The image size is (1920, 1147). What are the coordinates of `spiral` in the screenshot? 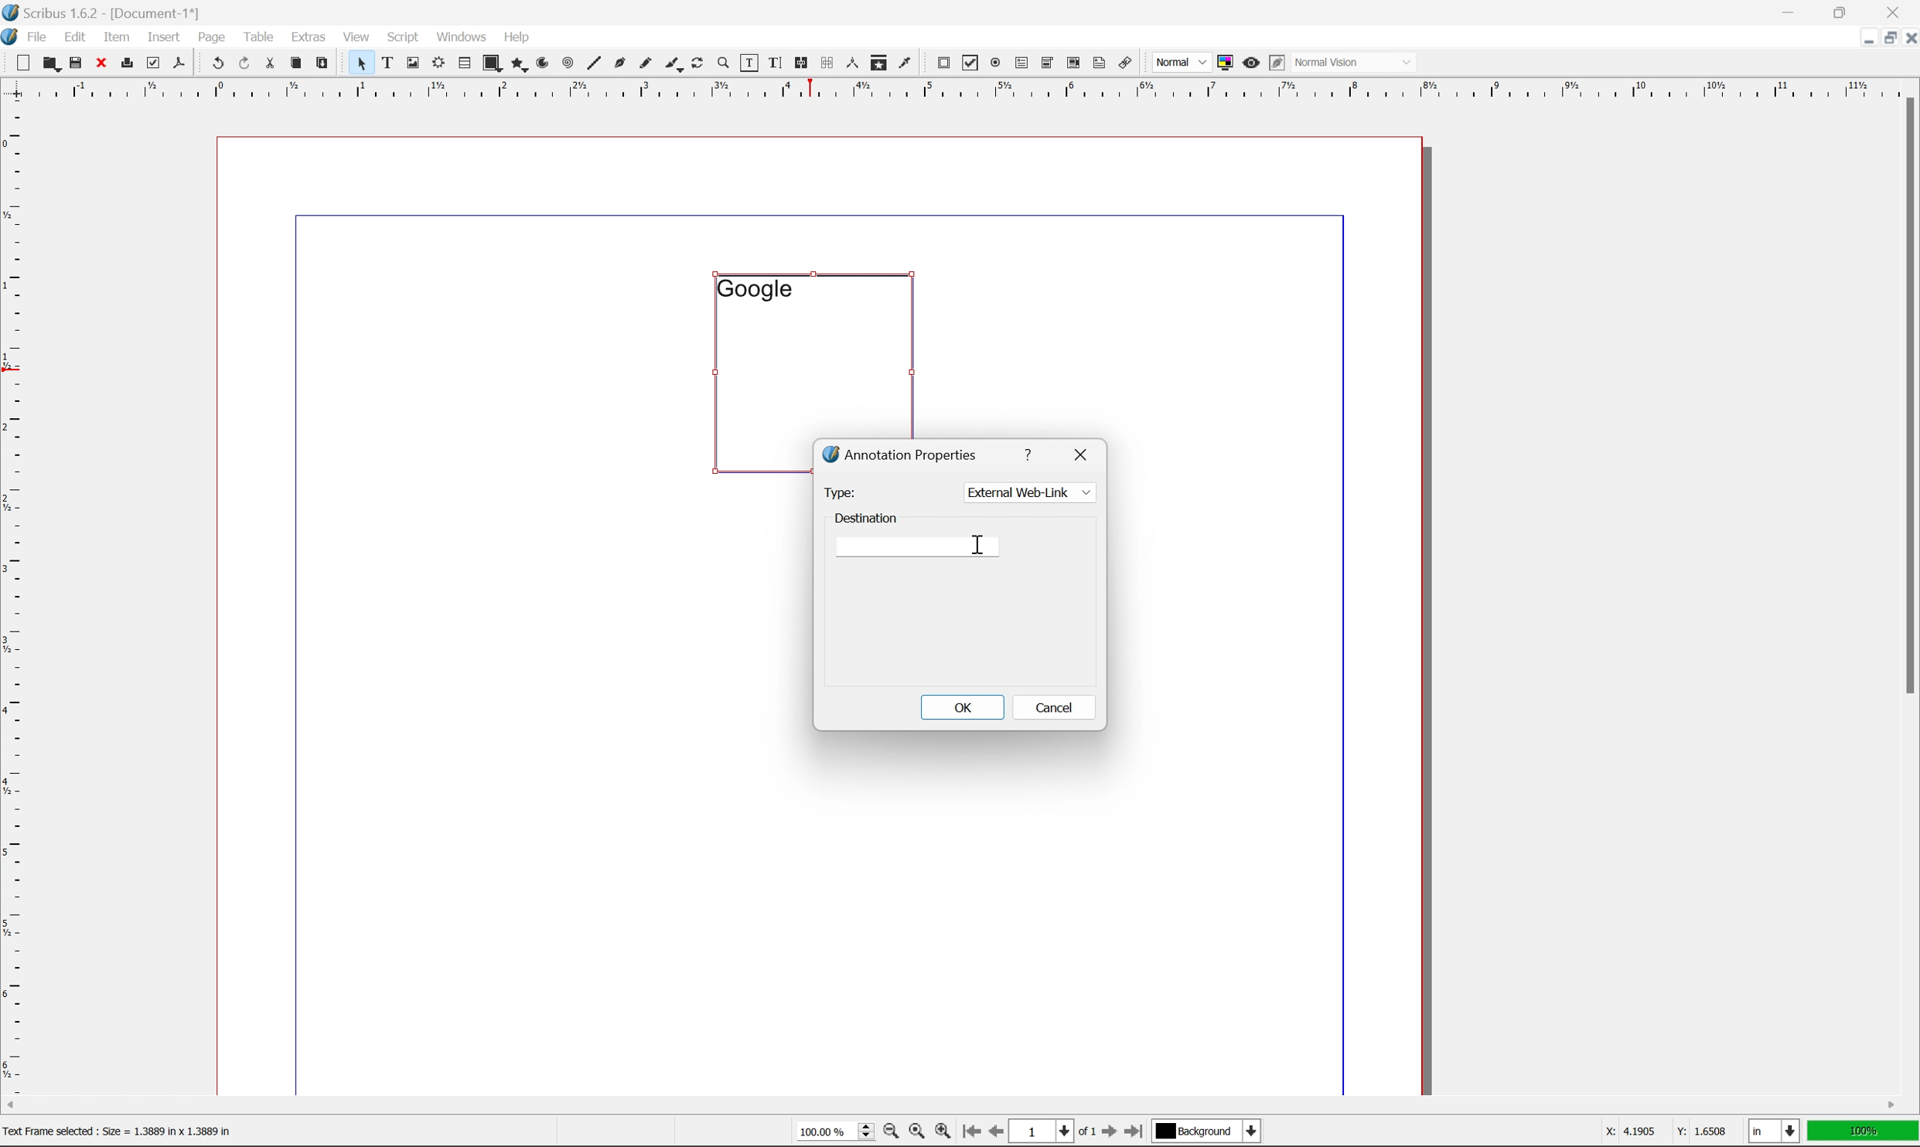 It's located at (568, 62).